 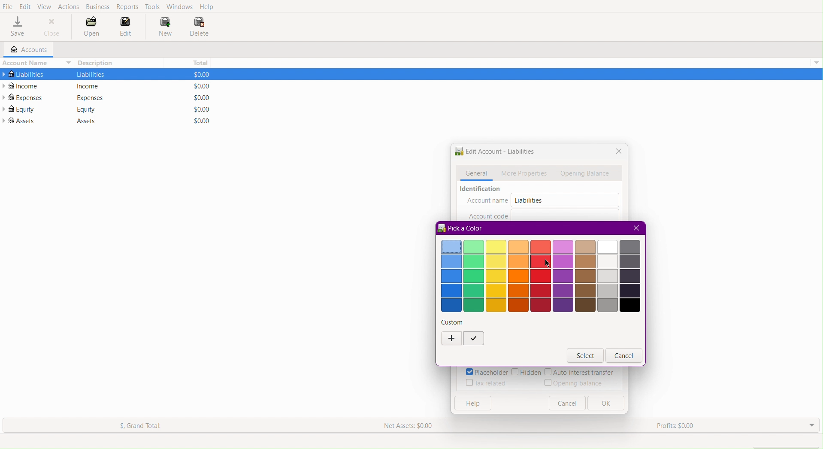 I want to click on Expenses, so click(x=89, y=97).